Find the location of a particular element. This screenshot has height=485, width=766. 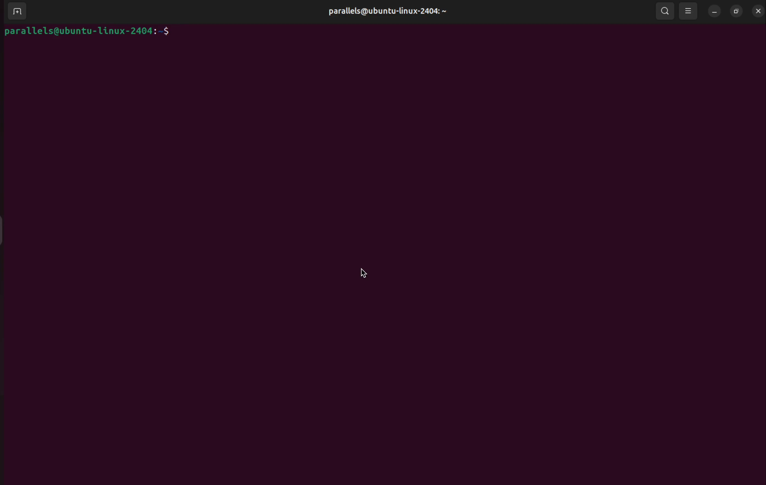

close is located at coordinates (758, 12).